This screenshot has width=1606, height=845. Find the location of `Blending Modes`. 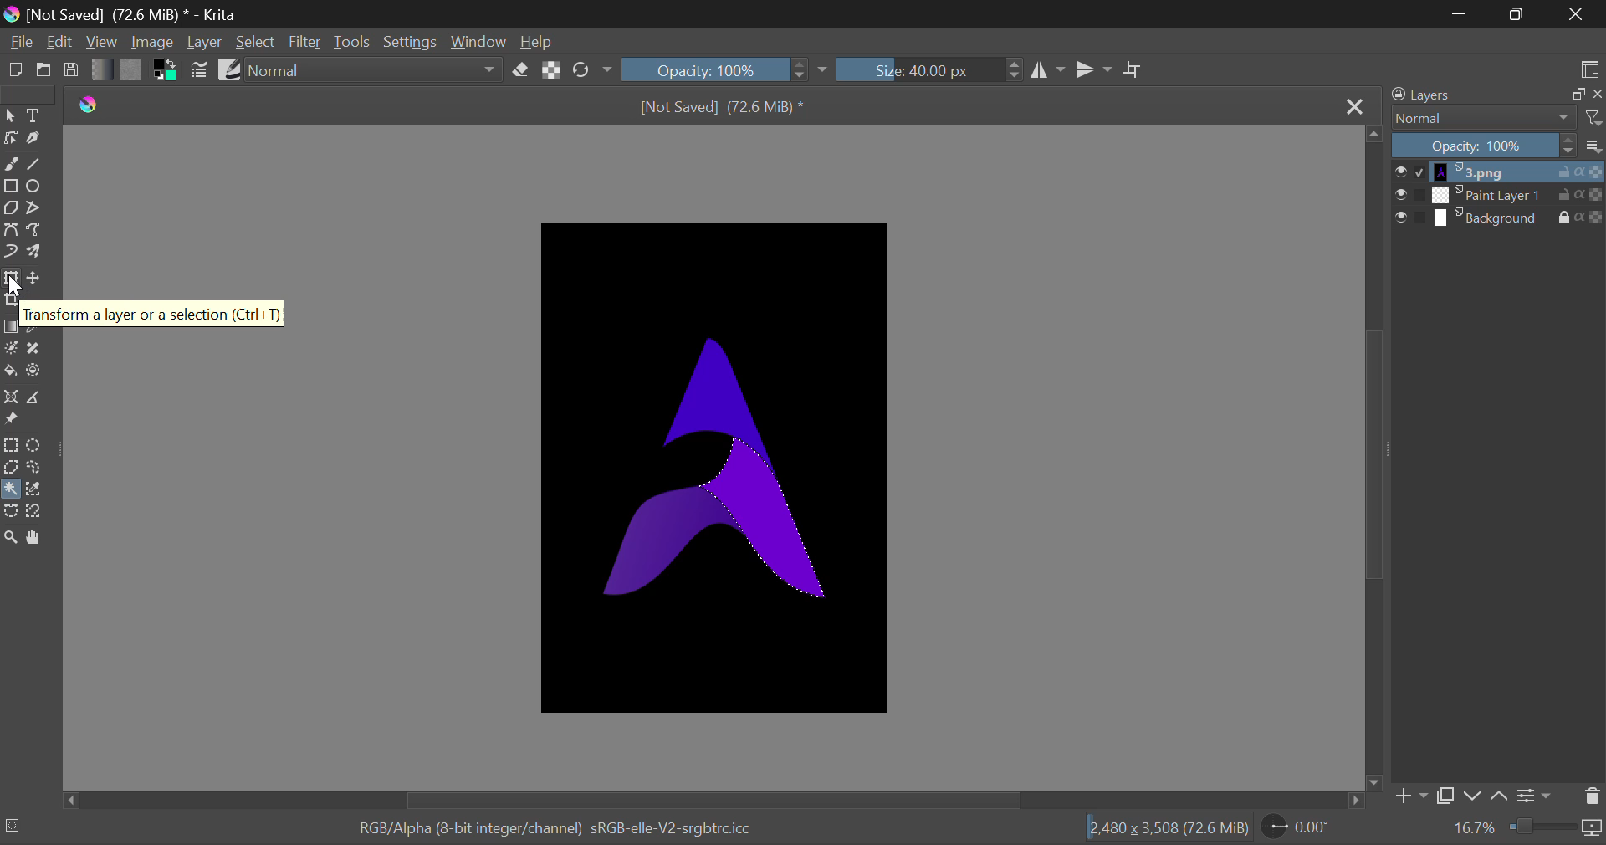

Blending Modes is located at coordinates (375, 69).